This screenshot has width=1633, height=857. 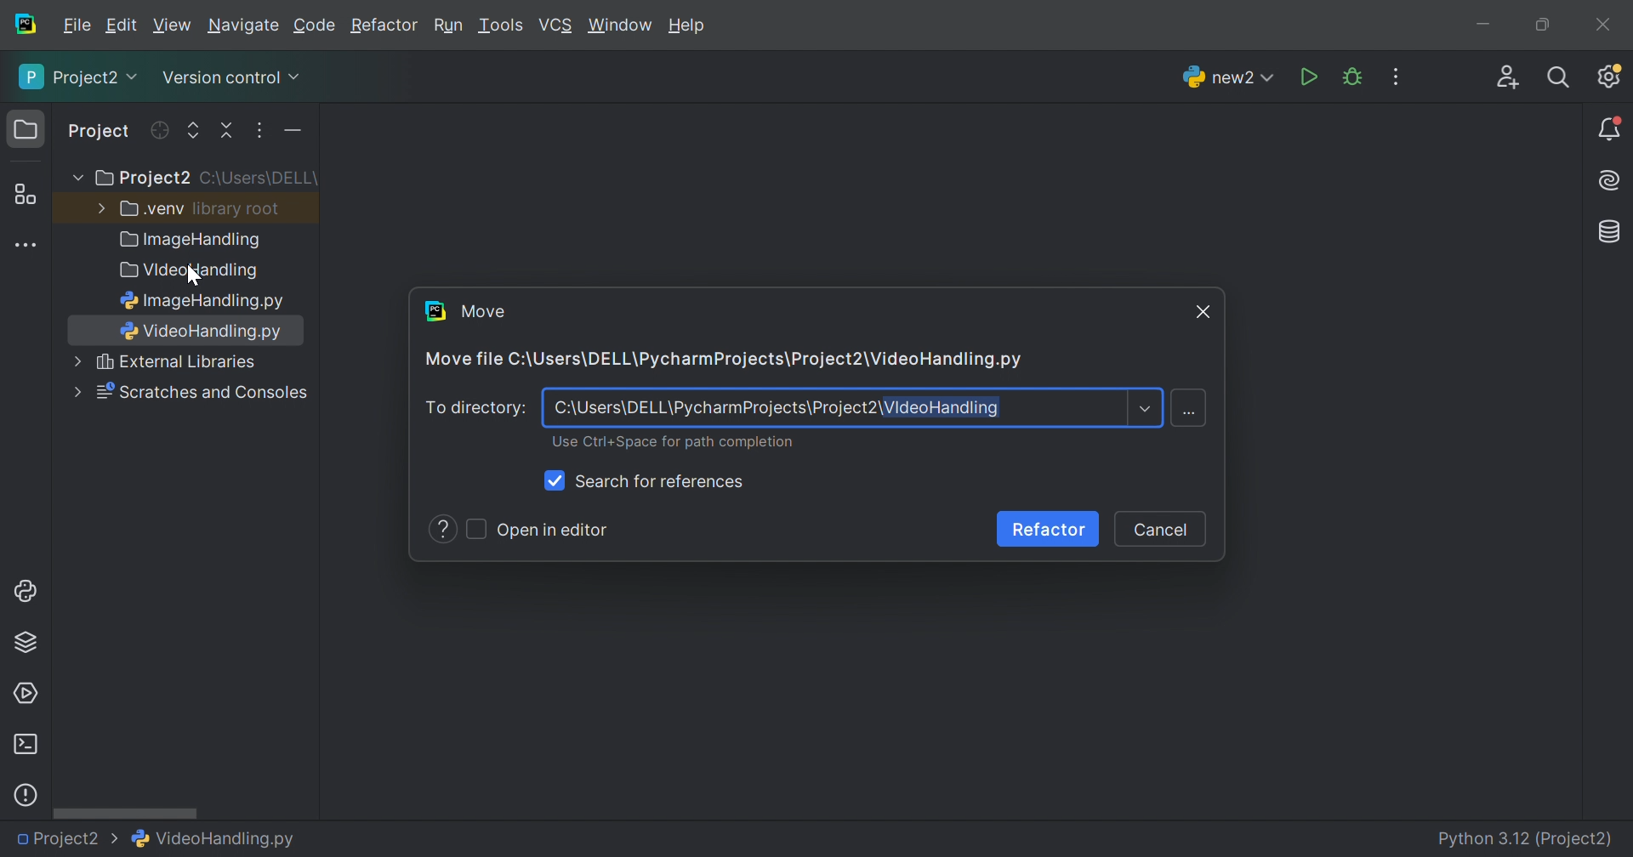 I want to click on ?, so click(x=445, y=531).